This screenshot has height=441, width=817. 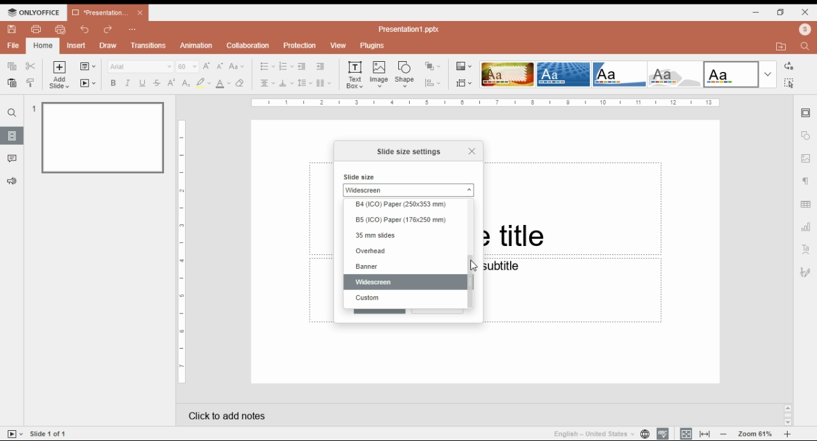 What do you see at coordinates (404, 250) in the screenshot?
I see `Overhead` at bounding box center [404, 250].